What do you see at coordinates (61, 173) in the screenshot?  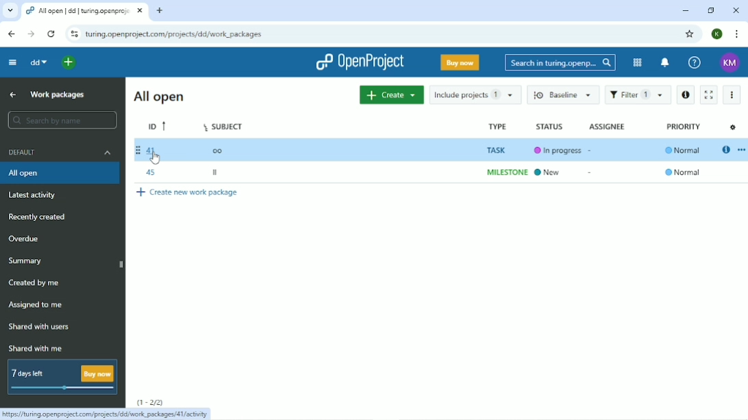 I see `All open` at bounding box center [61, 173].